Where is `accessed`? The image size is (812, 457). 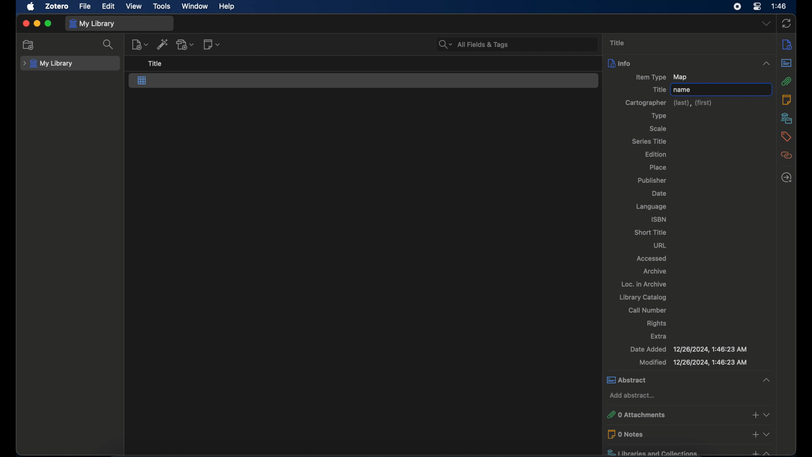
accessed is located at coordinates (652, 258).